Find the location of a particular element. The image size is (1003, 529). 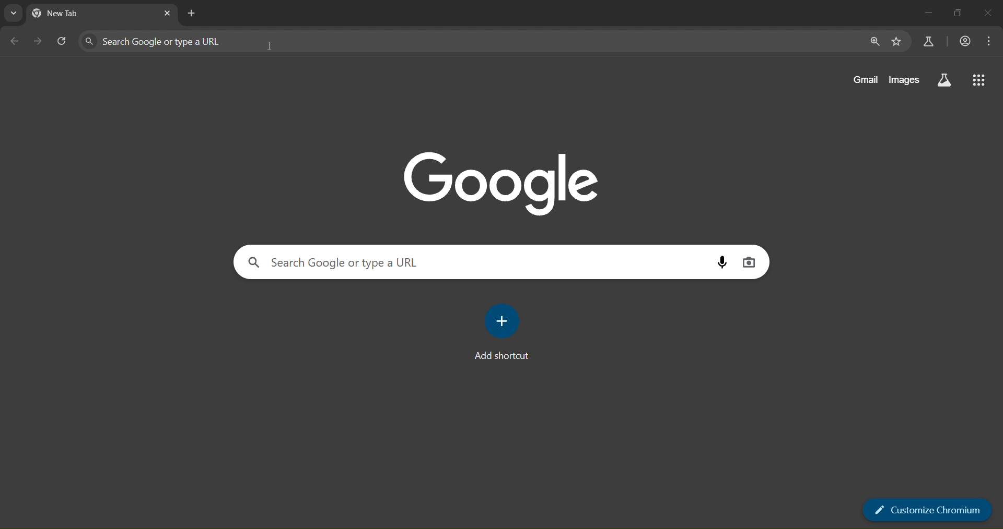

current tab is located at coordinates (74, 15).